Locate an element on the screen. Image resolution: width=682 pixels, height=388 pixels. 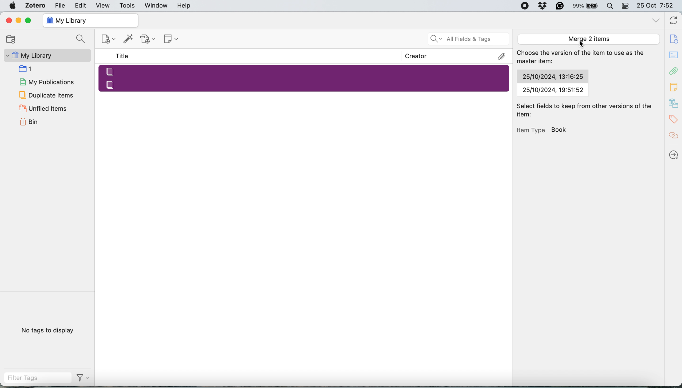
Add Item is located at coordinates (128, 40).